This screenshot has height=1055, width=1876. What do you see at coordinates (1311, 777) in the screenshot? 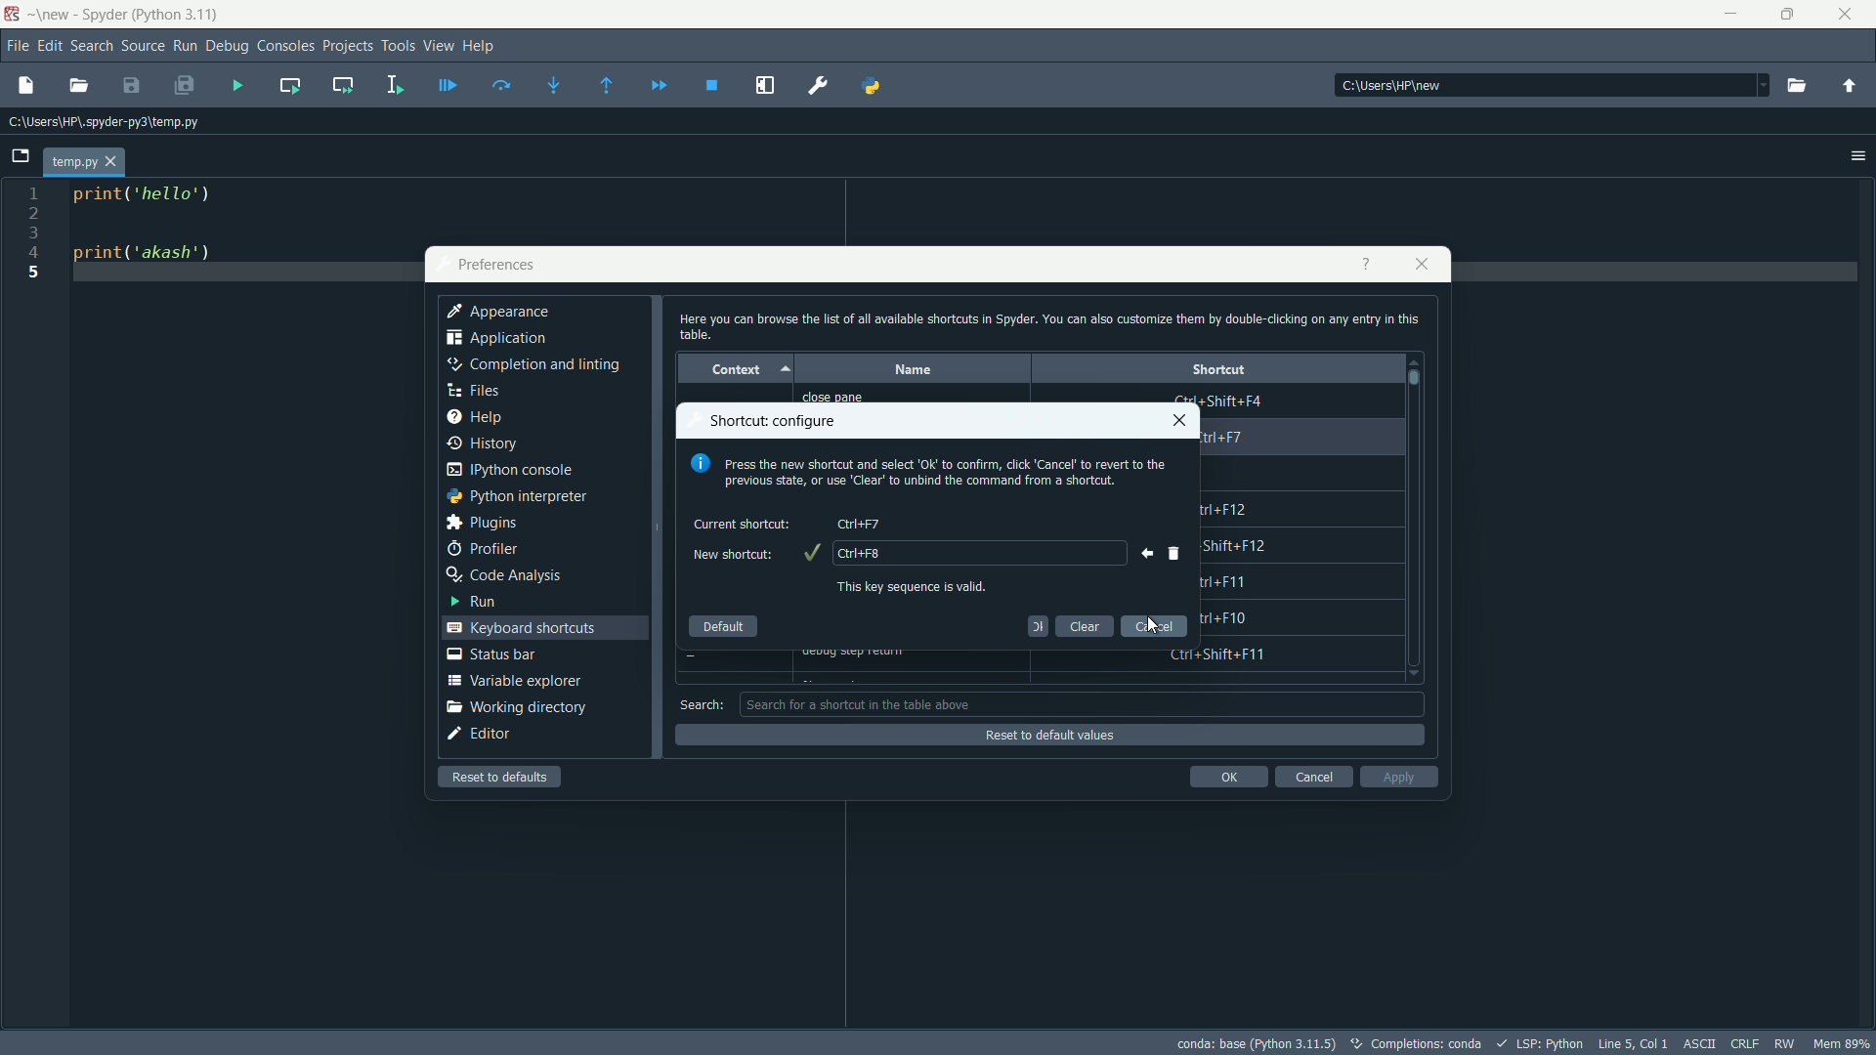
I see `cancel` at bounding box center [1311, 777].